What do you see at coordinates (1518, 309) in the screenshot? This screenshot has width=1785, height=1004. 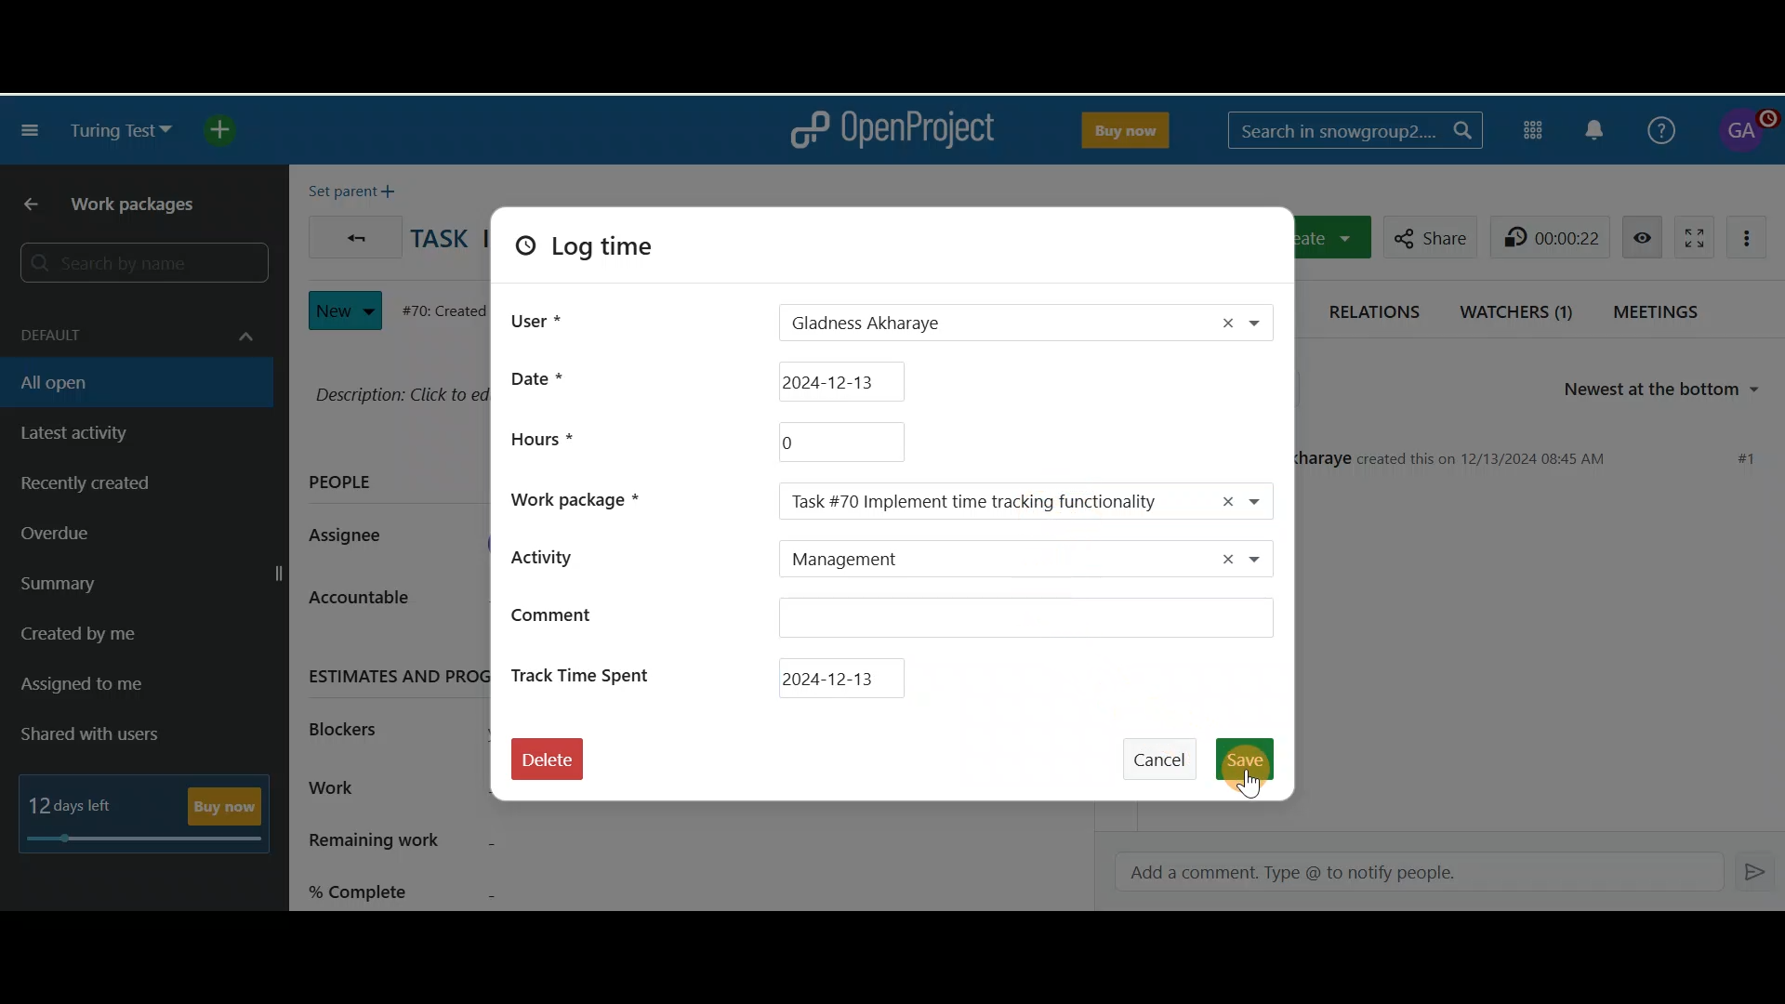 I see `Watchers` at bounding box center [1518, 309].